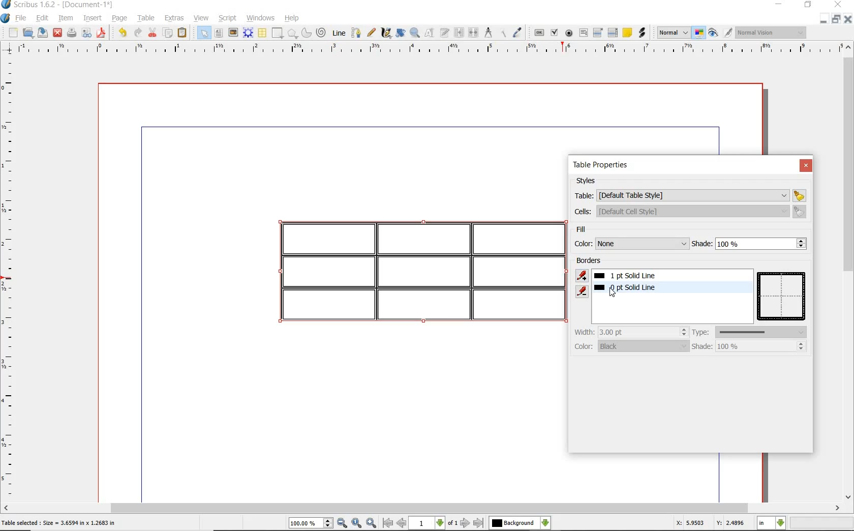 The height and width of the screenshot is (531, 854). I want to click on edit in preview mode, so click(727, 33).